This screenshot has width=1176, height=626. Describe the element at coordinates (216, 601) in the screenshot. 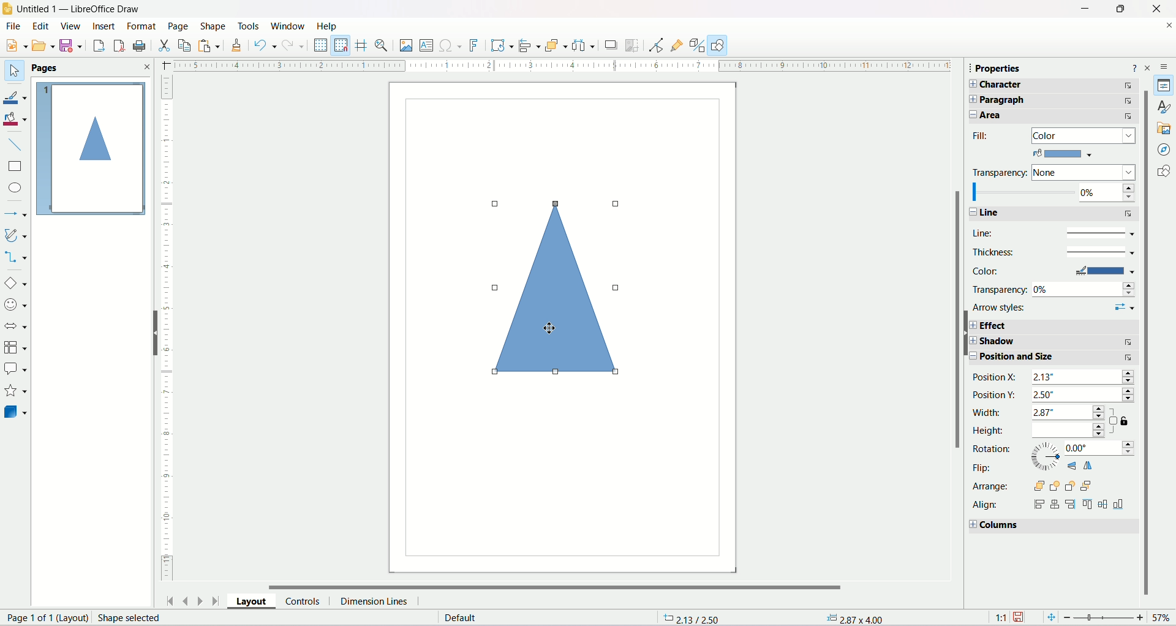

I see `Move to last page` at that location.